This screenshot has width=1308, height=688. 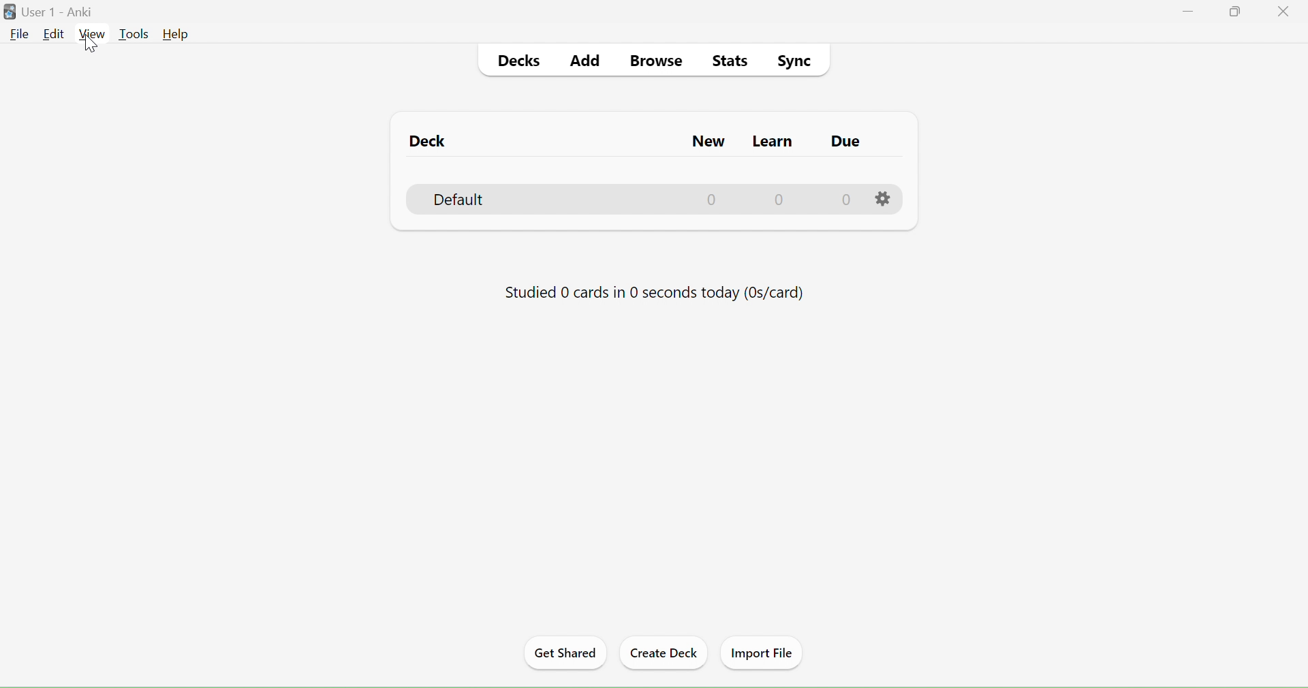 I want to click on maximize, so click(x=1238, y=11).